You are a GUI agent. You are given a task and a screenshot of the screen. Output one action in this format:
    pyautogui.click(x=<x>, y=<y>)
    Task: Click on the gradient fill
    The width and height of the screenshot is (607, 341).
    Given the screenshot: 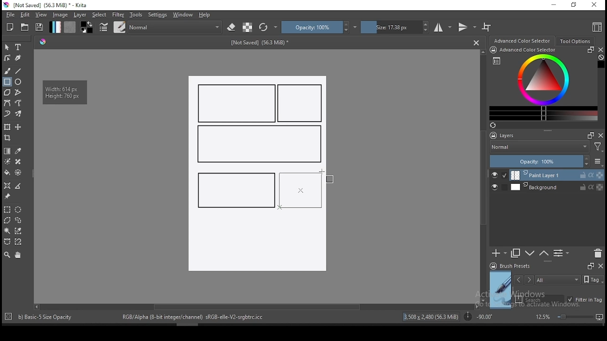 What is the action you would take?
    pyautogui.click(x=55, y=27)
    